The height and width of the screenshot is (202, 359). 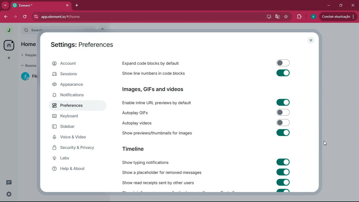 What do you see at coordinates (269, 17) in the screenshot?
I see `desktop` at bounding box center [269, 17].